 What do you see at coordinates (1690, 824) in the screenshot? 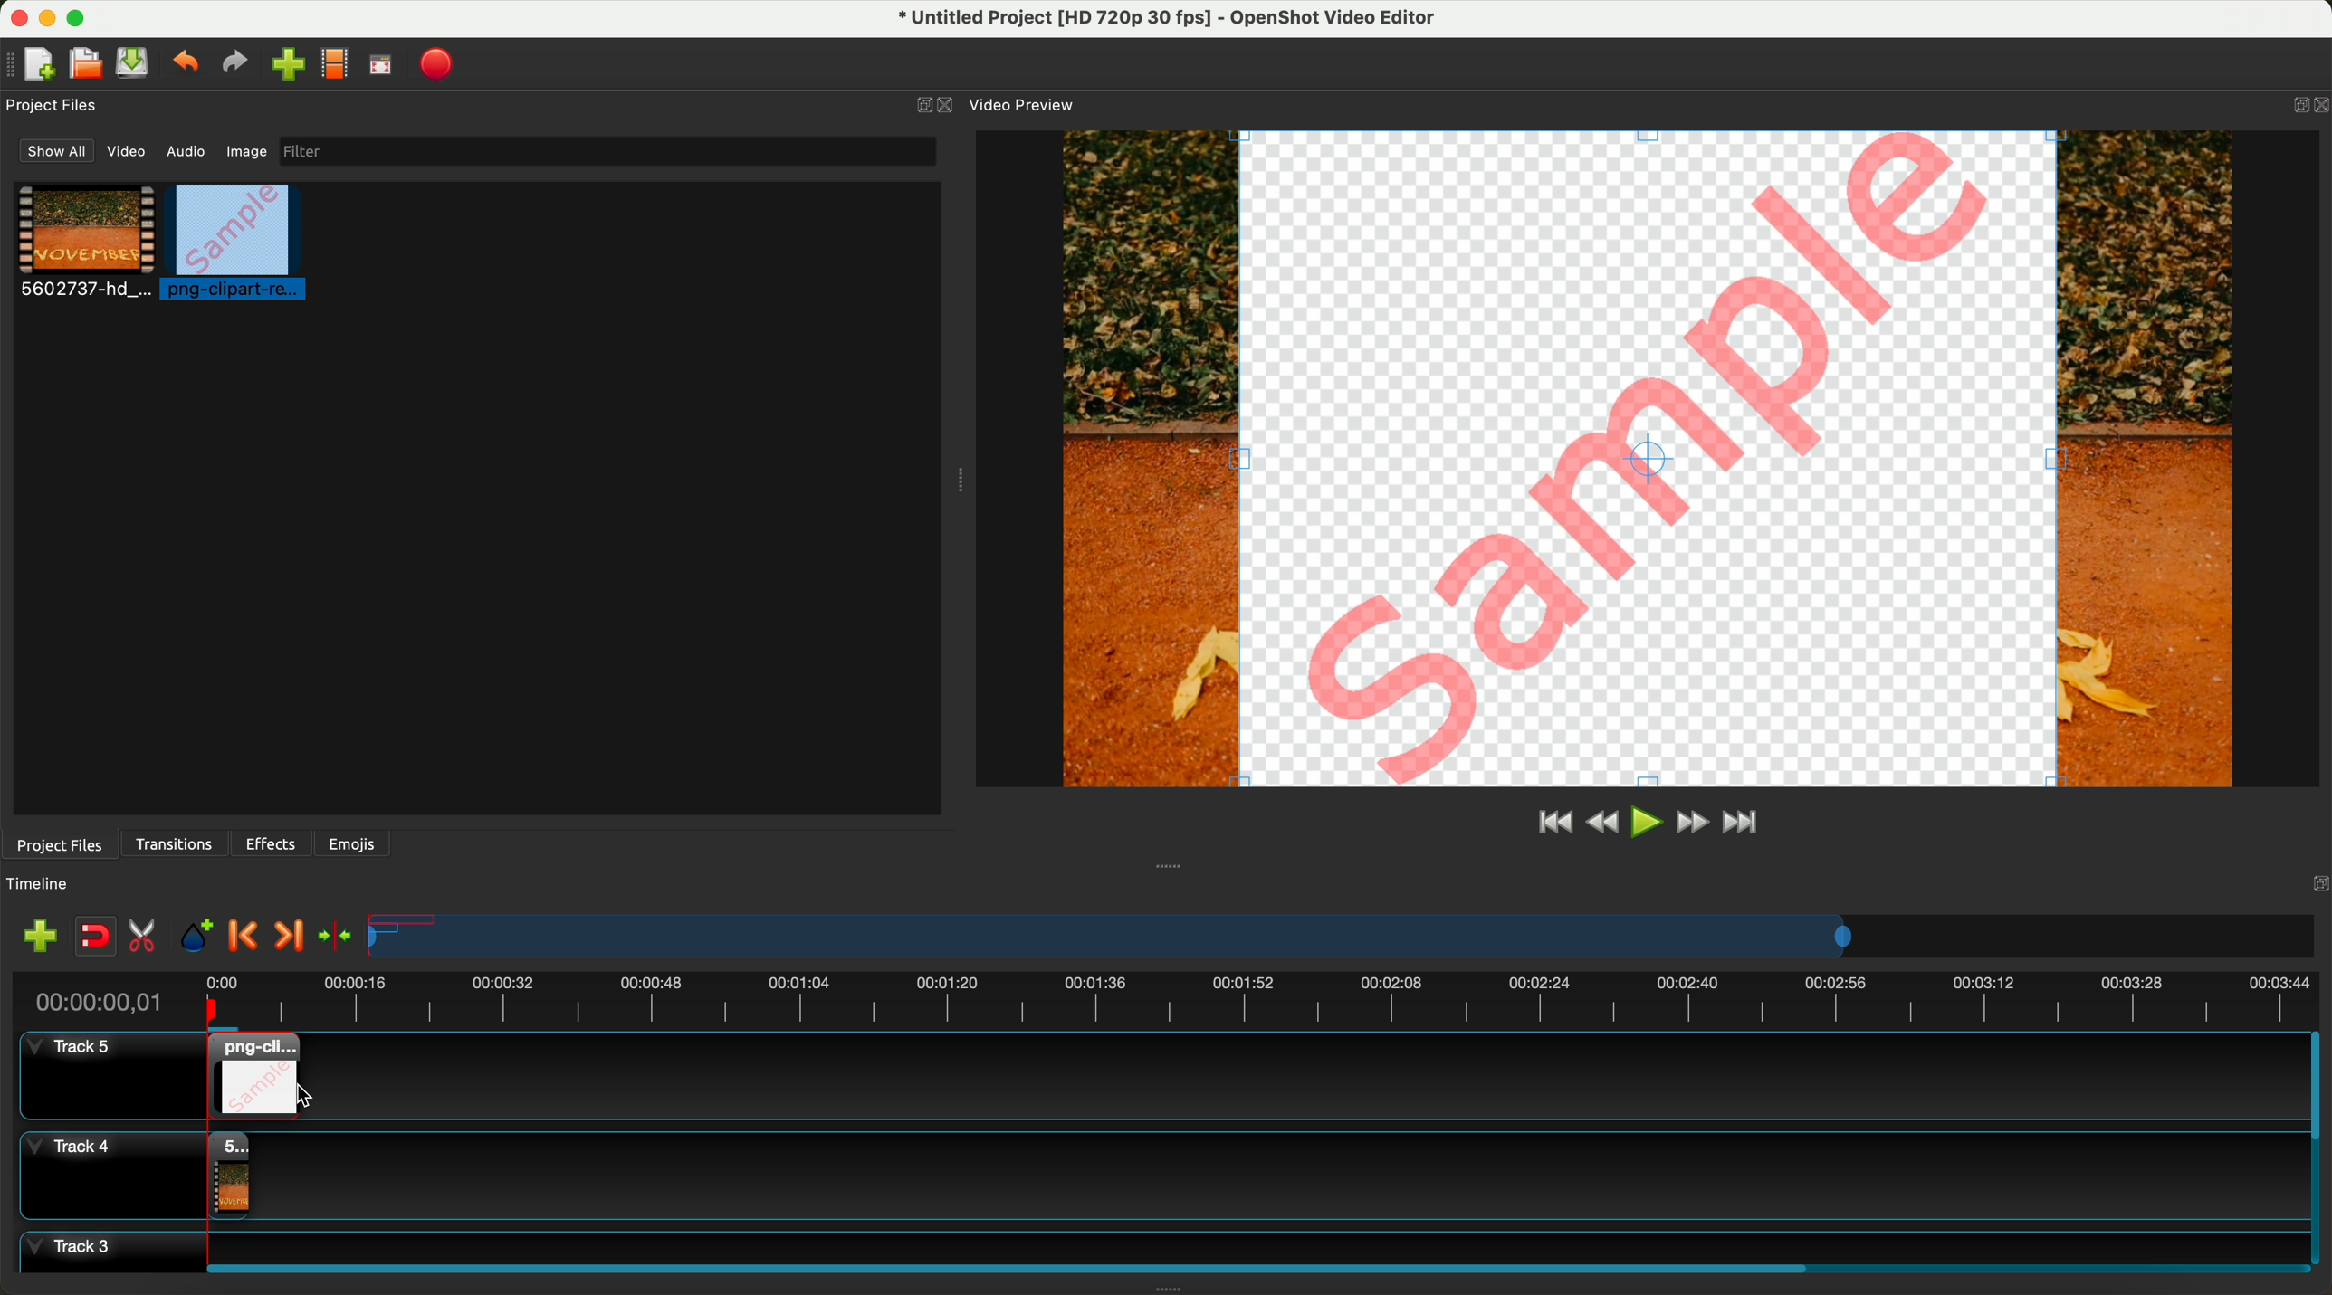
I see `fast foward` at bounding box center [1690, 824].